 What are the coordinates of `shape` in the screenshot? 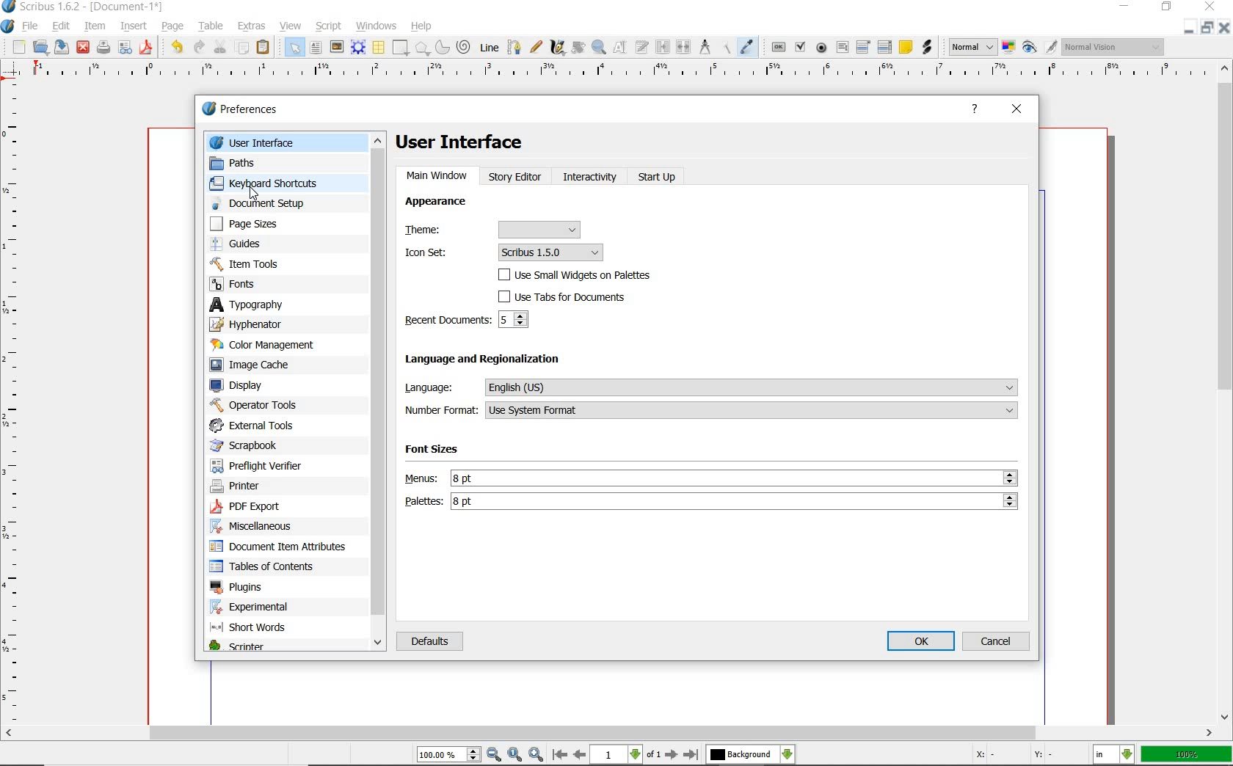 It's located at (401, 48).